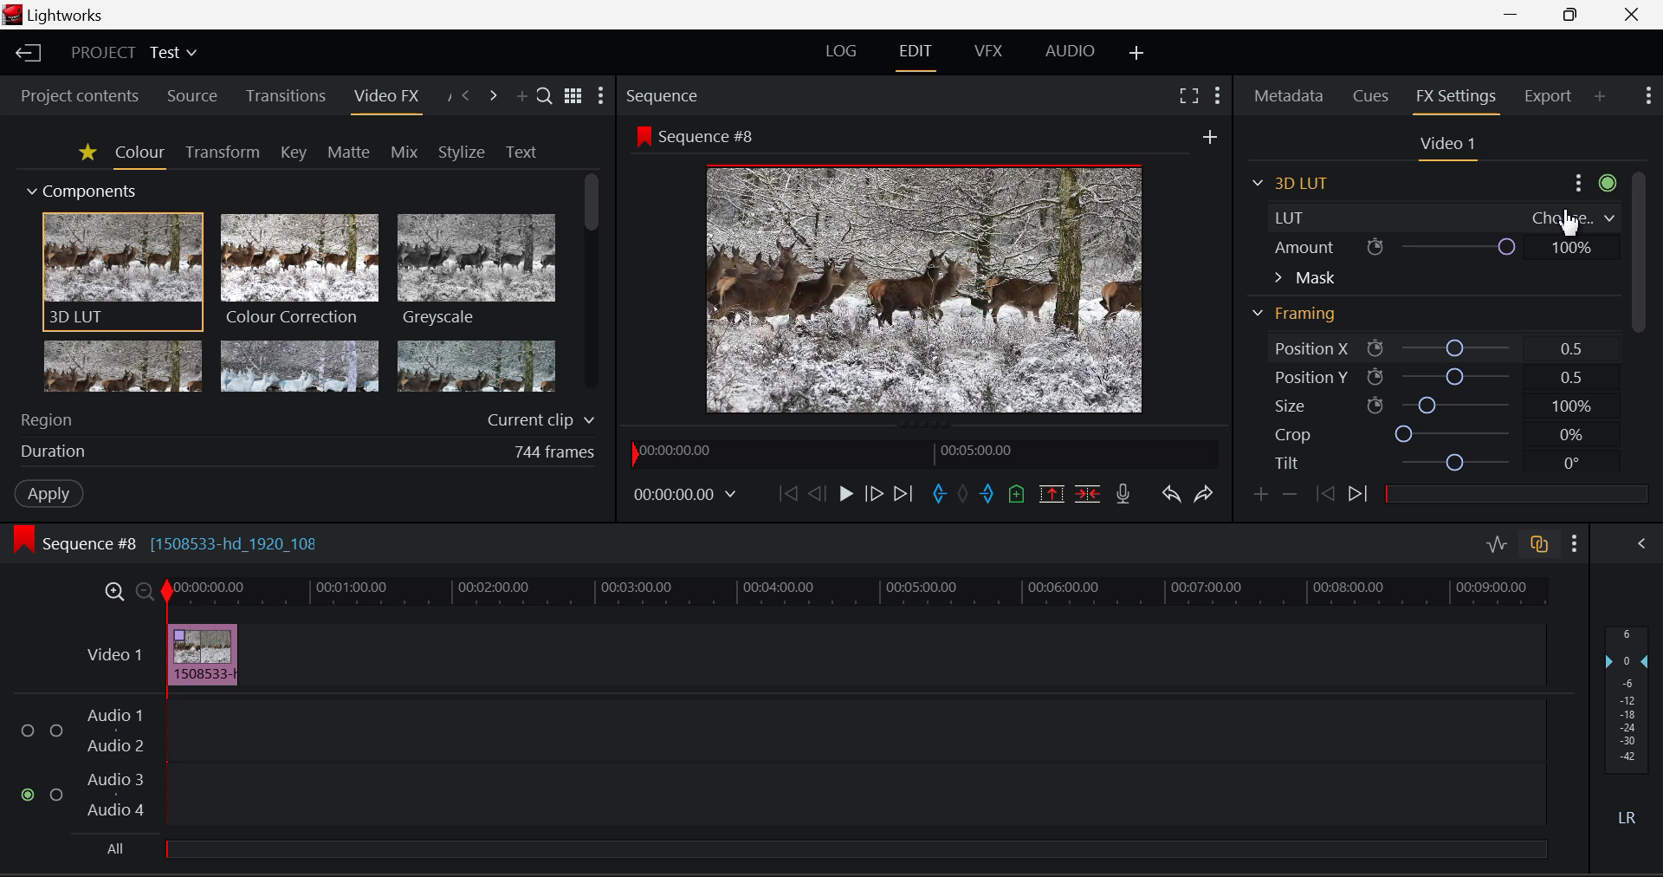 The height and width of the screenshot is (877, 1663). I want to click on Tilt, so click(1431, 462).